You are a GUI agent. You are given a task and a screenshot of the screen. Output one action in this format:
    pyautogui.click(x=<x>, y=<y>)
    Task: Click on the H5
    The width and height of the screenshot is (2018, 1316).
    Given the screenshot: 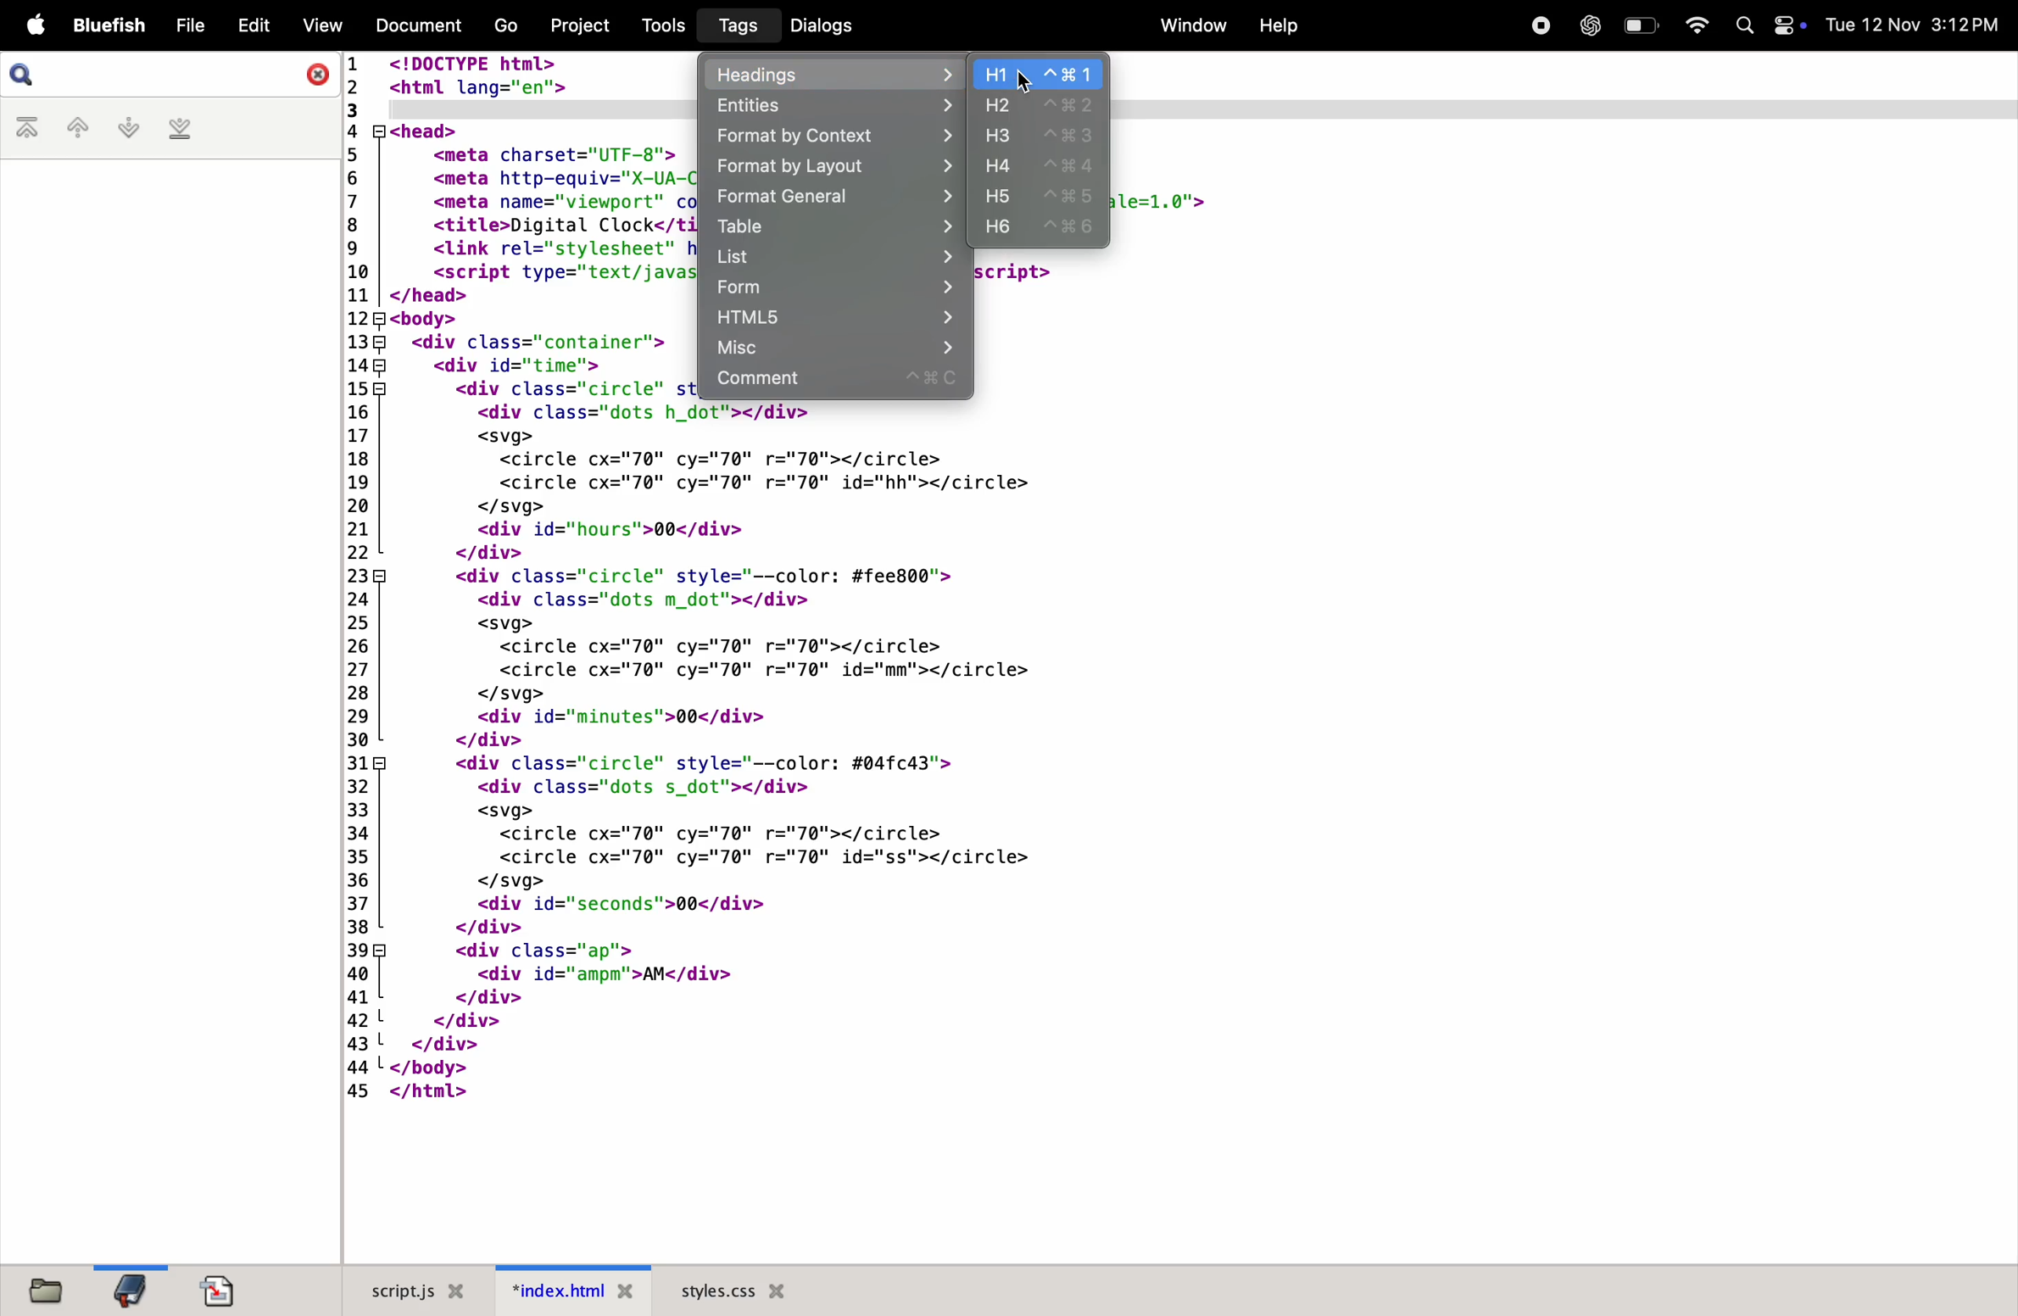 What is the action you would take?
    pyautogui.click(x=1041, y=198)
    